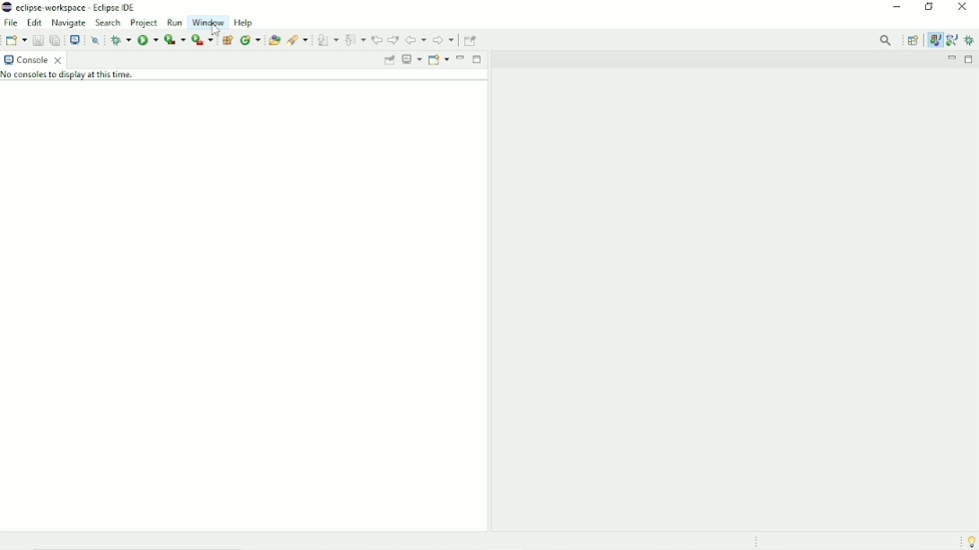  Describe the element at coordinates (355, 39) in the screenshot. I see `Previous Annotation` at that location.